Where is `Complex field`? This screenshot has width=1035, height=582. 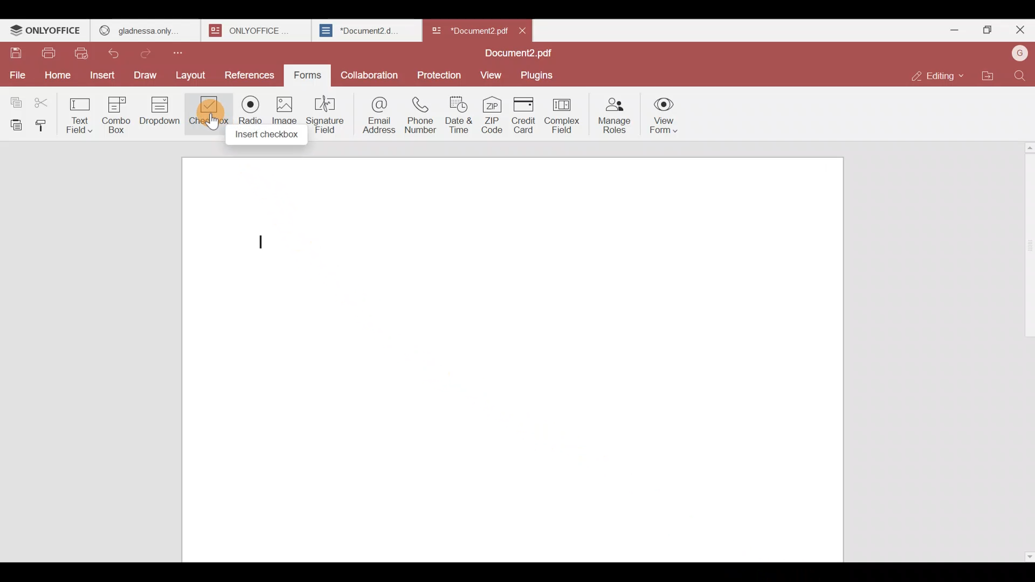 Complex field is located at coordinates (561, 116).